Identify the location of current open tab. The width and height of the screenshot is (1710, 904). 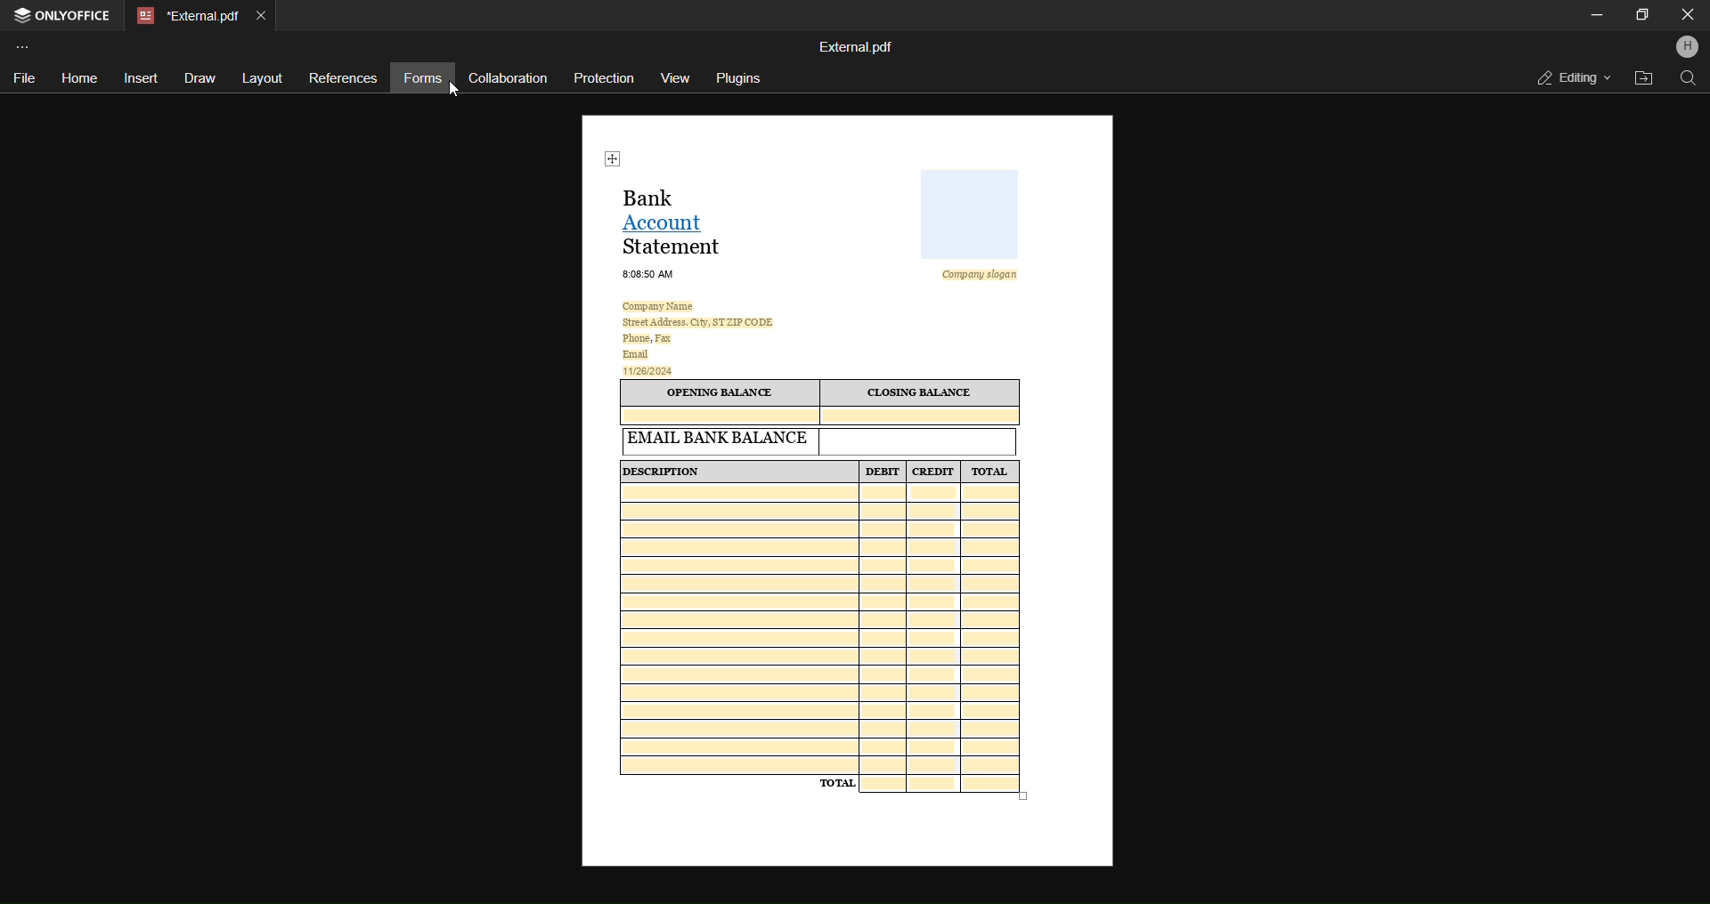
(186, 17).